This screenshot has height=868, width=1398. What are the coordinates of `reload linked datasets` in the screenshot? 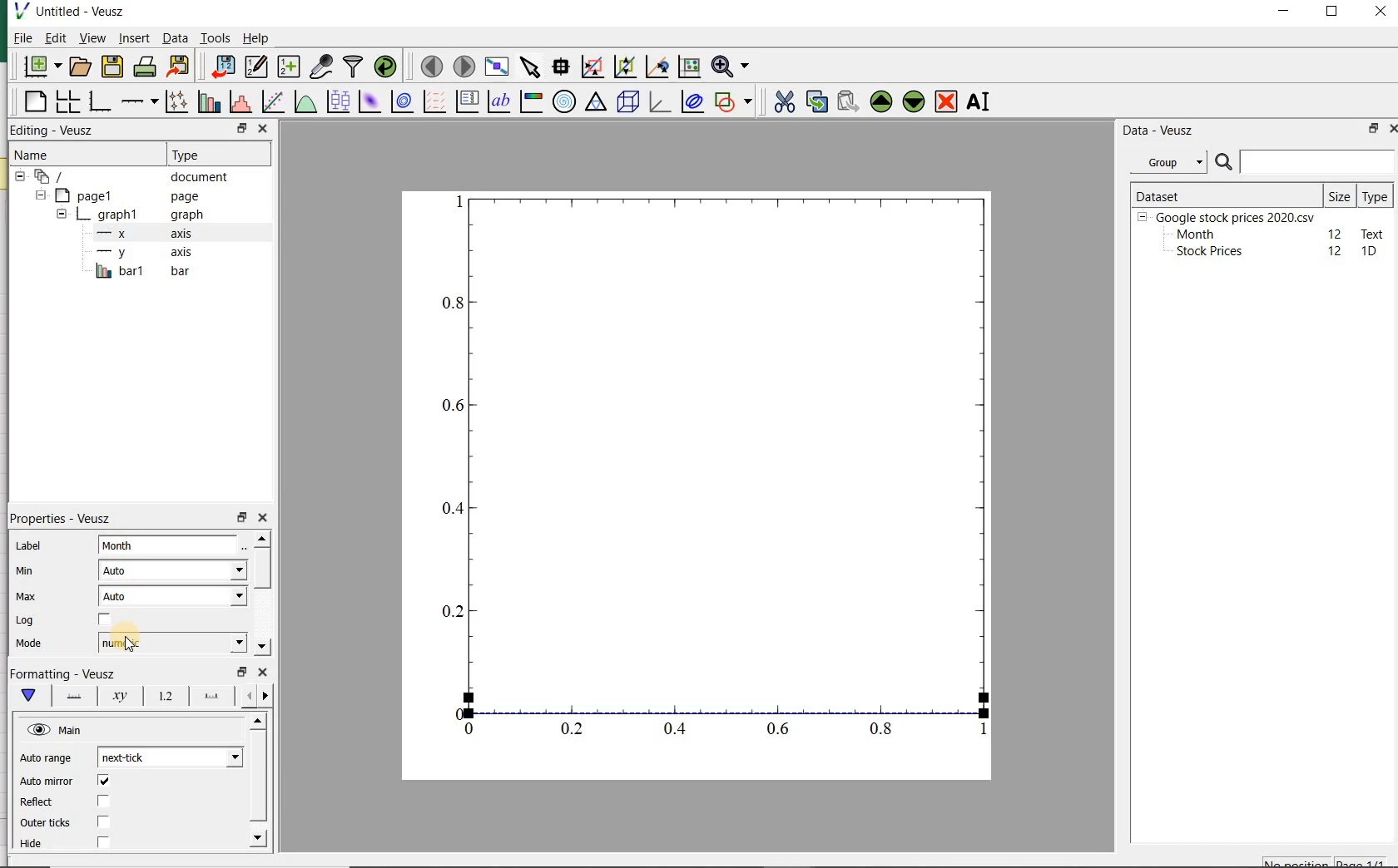 It's located at (389, 67).